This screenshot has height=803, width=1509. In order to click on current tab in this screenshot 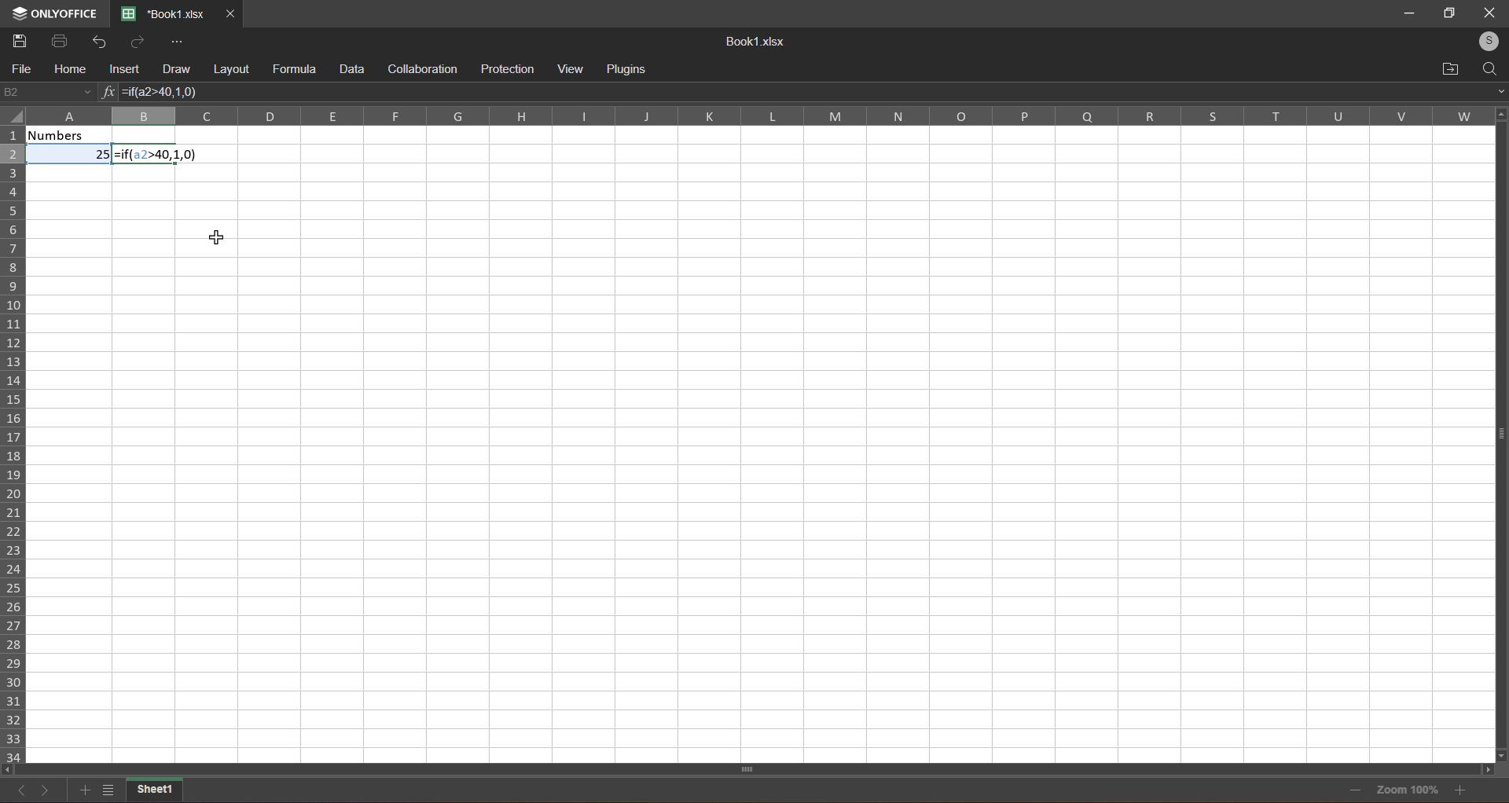, I will do `click(163, 14)`.